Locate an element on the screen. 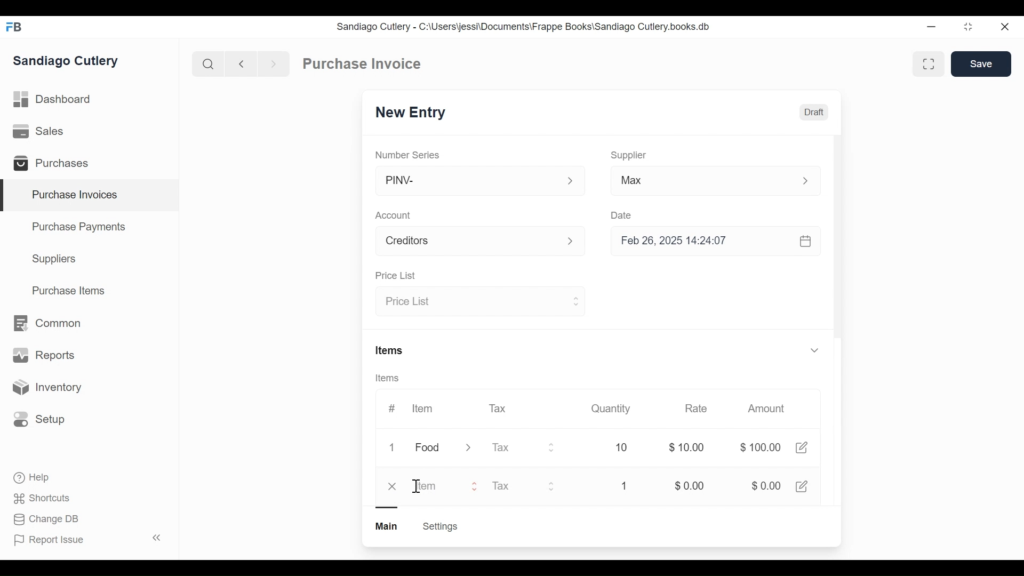 The height and width of the screenshot is (576, 1024). Expand is located at coordinates (811, 181).